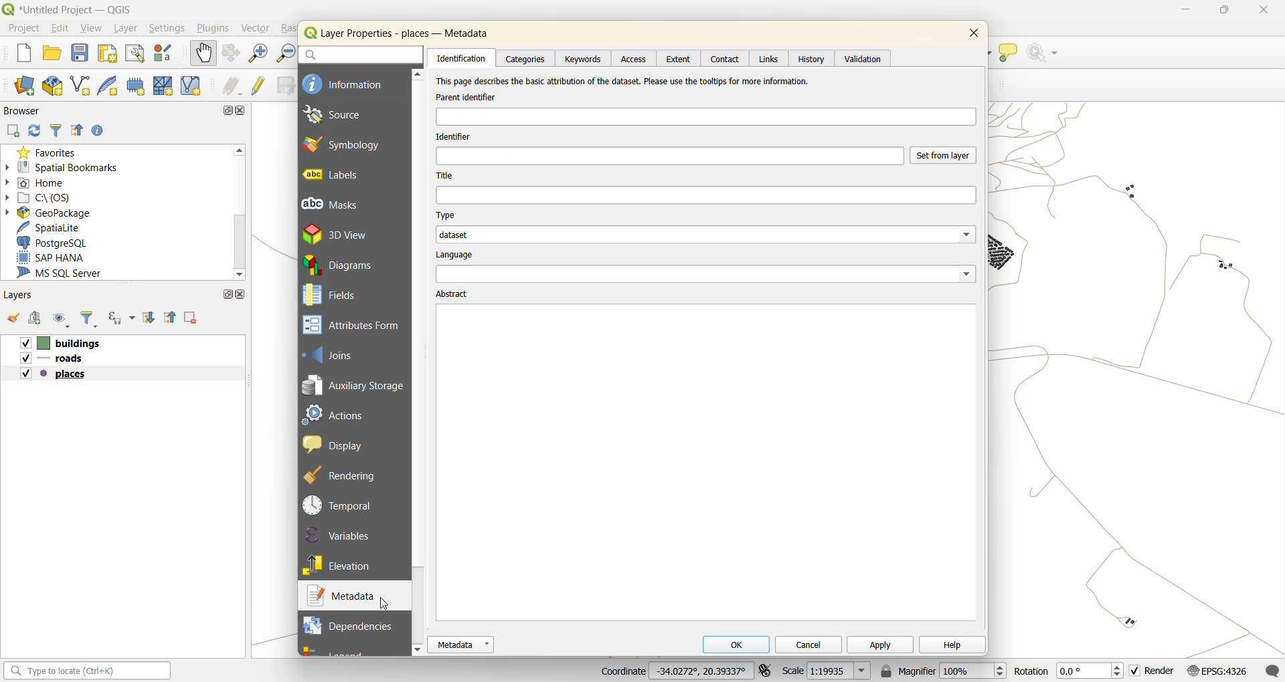 The image size is (1285, 682). I want to click on access, so click(636, 59).